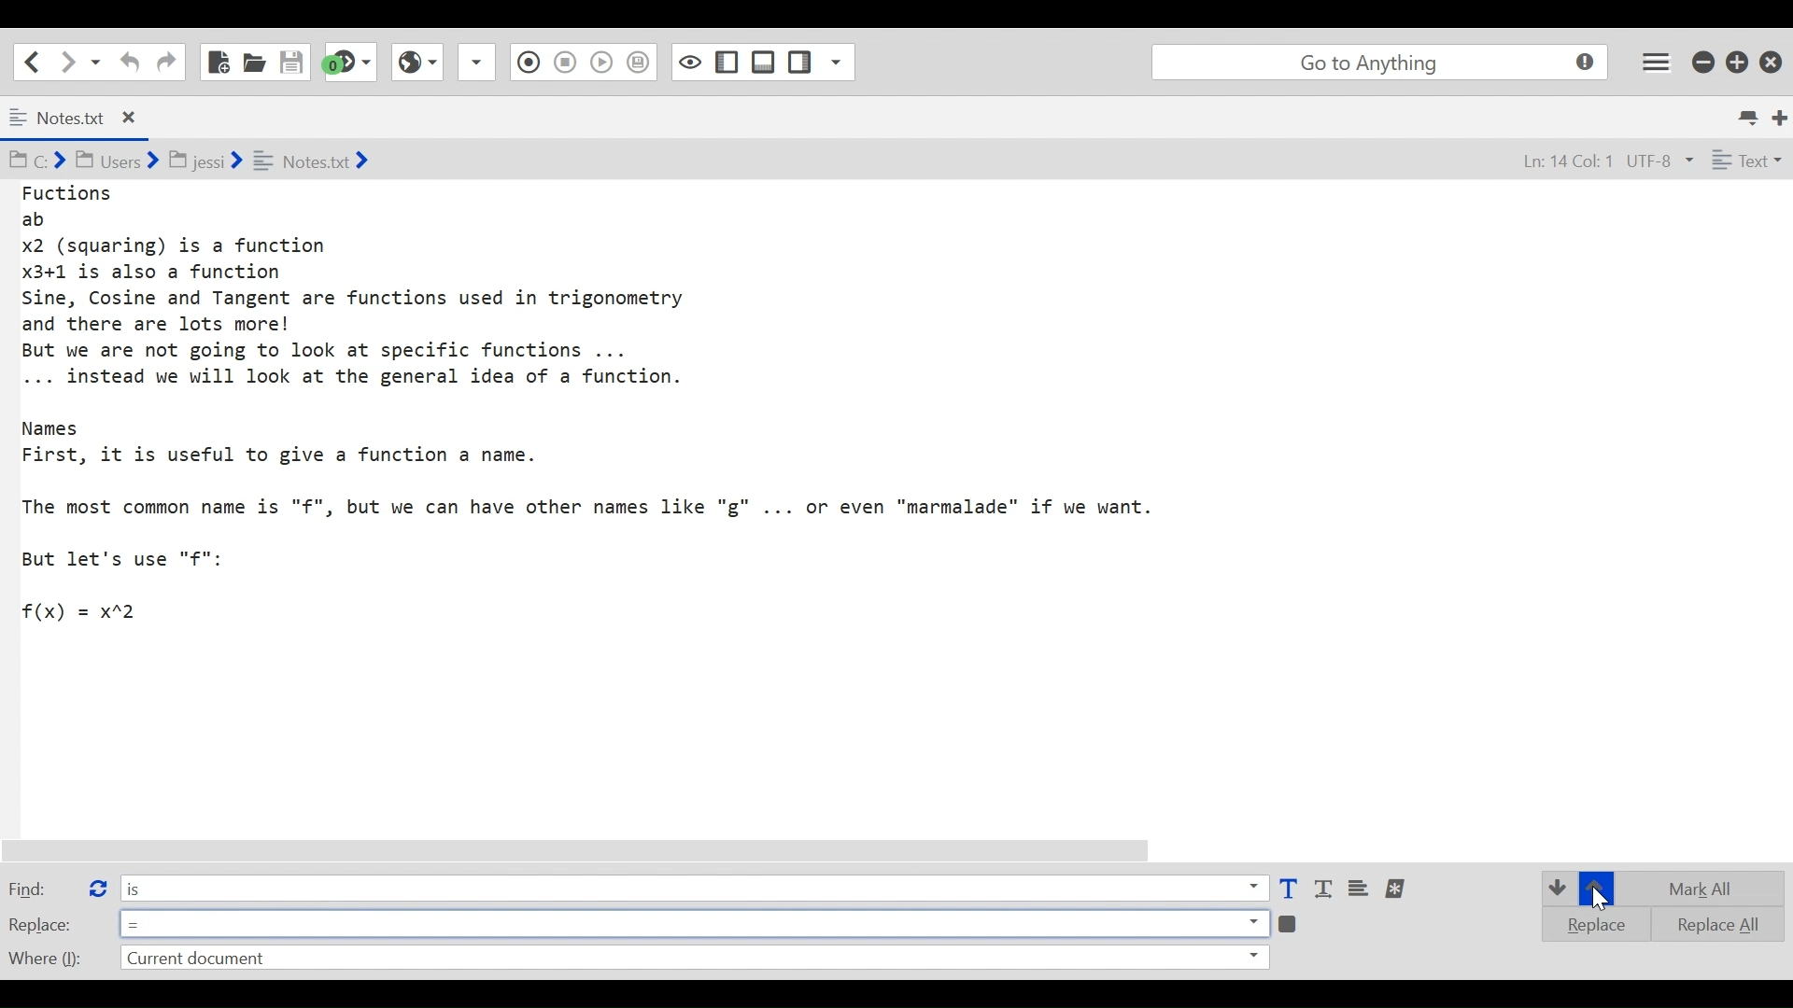  Describe the element at coordinates (611, 404) in the screenshot. I see `Fuctions

ab

x2 (squaring) is a function

x3+1 is also a function

Sine, Cosine and Tangent are functions used in trigonometry
and there are lots more!

But we are not going to look at specific functions ...

... instead we will look at the general idea of a function.
Names

First, it is useful to give a function a name.

The most common name is "f", but we can have other names like "g" ... or even "marmalade" if we want.
But let's use "f":

f(x) = x*2` at that location.